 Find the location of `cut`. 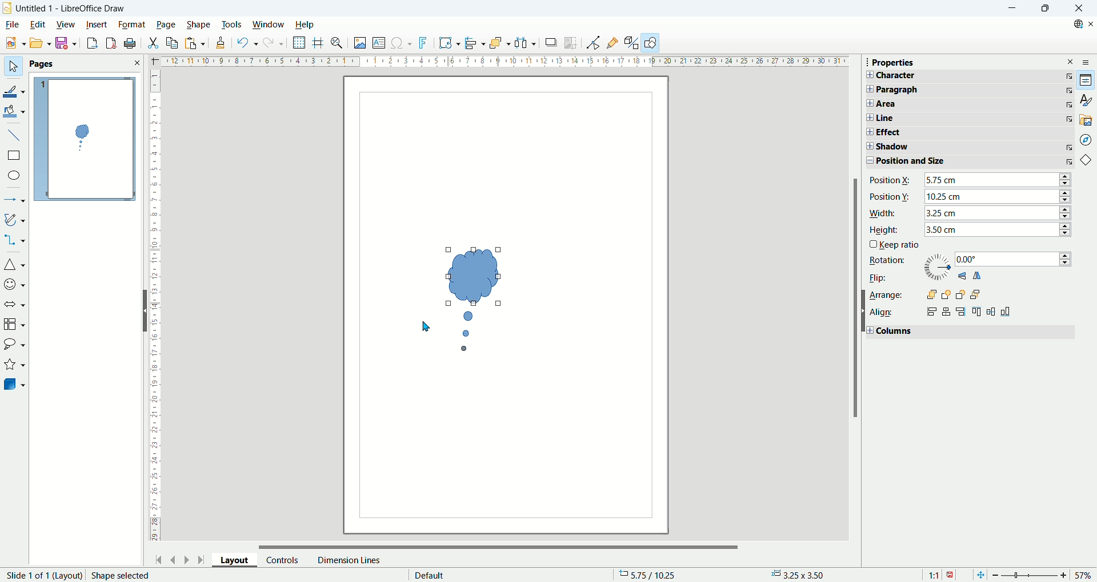

cut is located at coordinates (154, 42).